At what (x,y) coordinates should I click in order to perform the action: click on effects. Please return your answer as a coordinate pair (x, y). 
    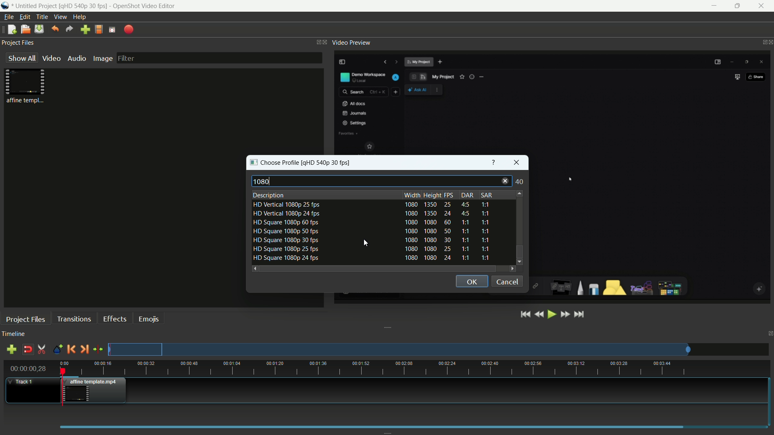
    Looking at the image, I should click on (115, 319).